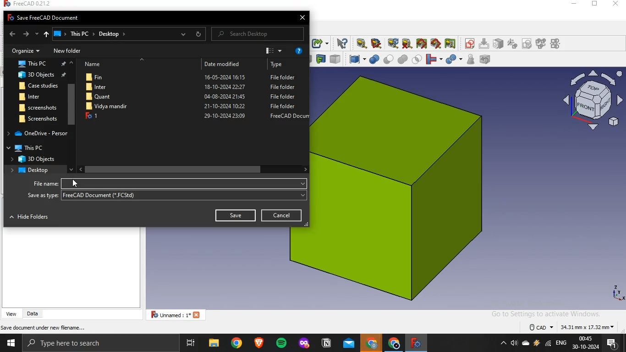 This screenshot has height=352, width=626. Describe the element at coordinates (371, 343) in the screenshot. I see `google crome` at that location.